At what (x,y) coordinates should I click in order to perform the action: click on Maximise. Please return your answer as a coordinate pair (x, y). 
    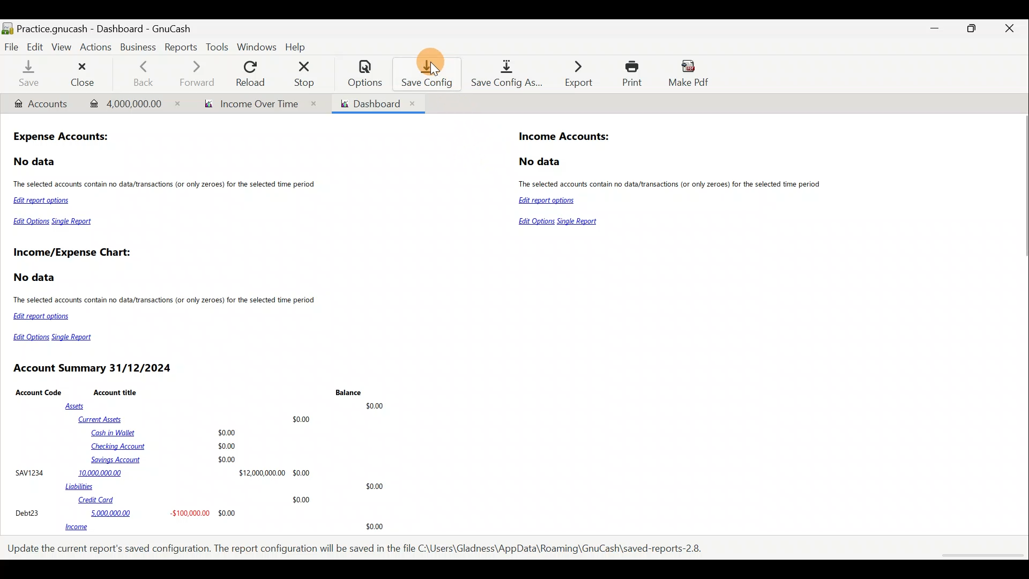
    Looking at the image, I should click on (974, 32).